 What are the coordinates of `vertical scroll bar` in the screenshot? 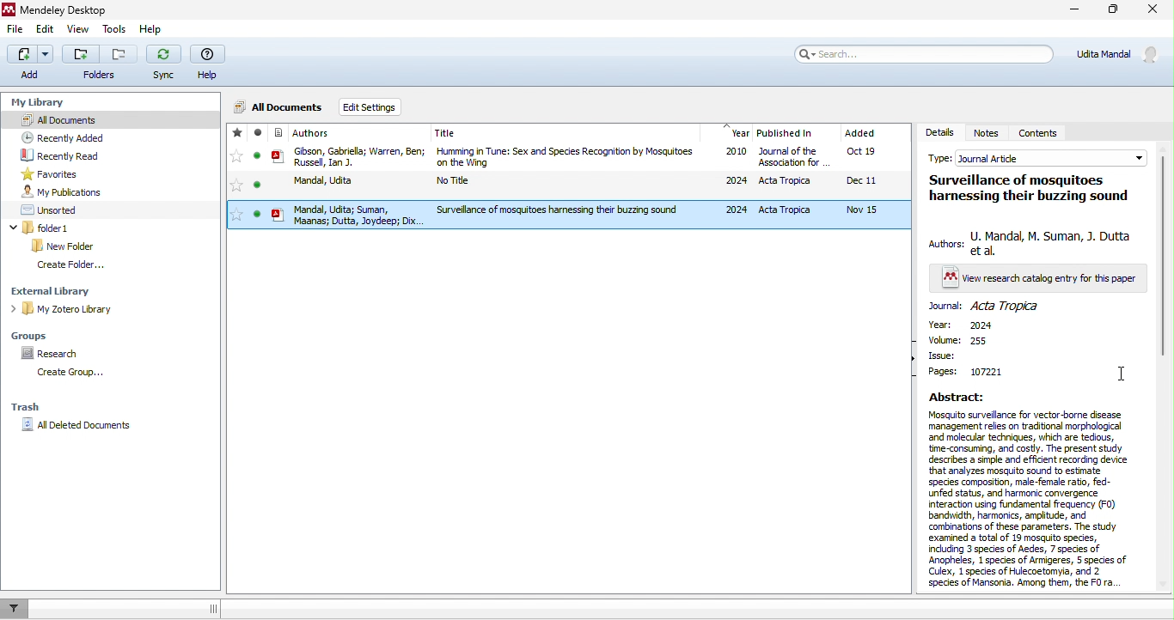 It's located at (1165, 255).